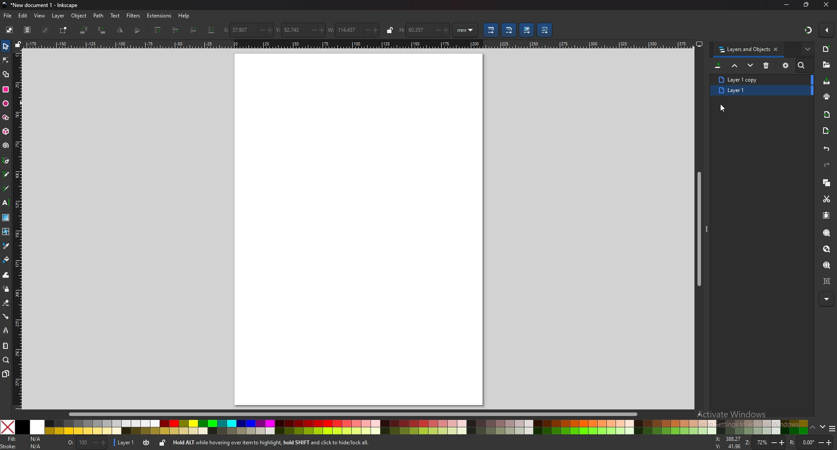  Describe the element at coordinates (78, 16) in the screenshot. I see `object` at that location.